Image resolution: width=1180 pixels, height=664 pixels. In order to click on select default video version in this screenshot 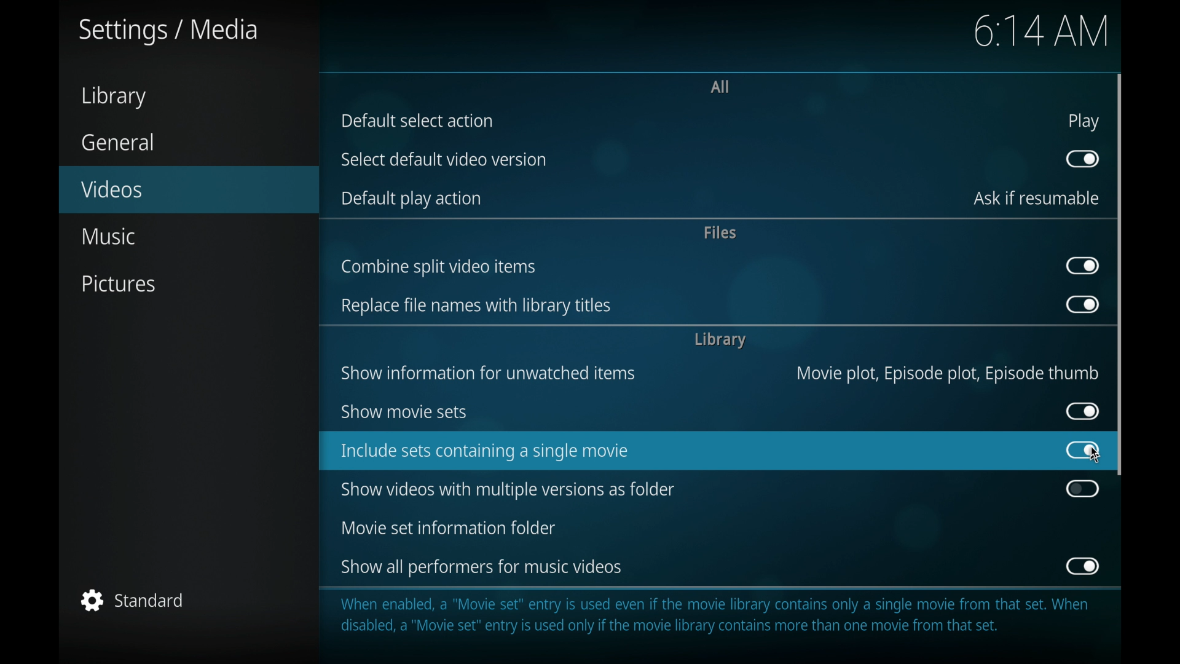, I will do `click(441, 159)`.